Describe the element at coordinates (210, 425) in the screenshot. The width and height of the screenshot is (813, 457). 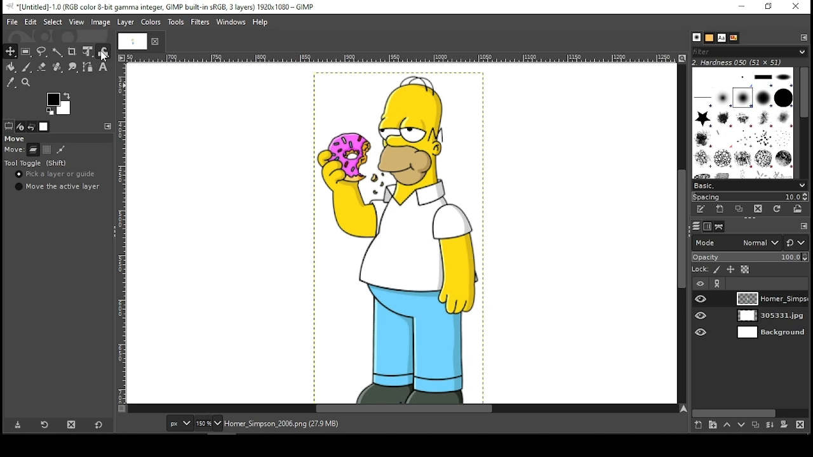
I see `zoom level` at that location.